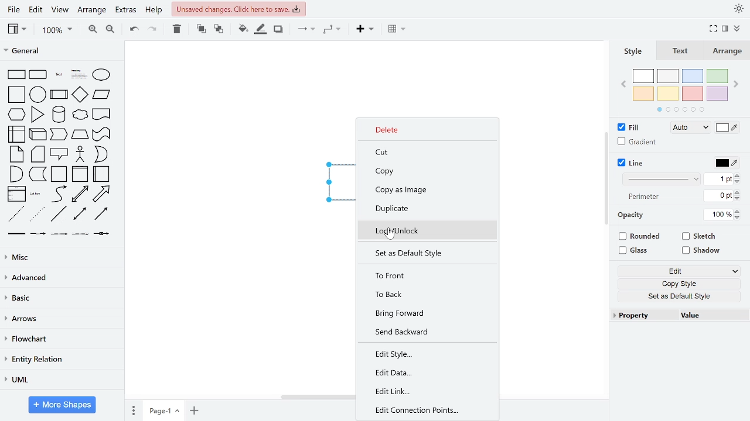  I want to click on misc, so click(60, 257).